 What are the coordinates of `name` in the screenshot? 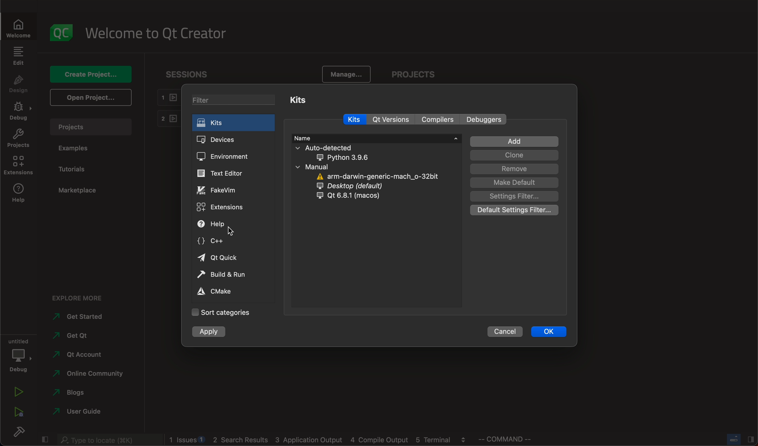 It's located at (375, 138).